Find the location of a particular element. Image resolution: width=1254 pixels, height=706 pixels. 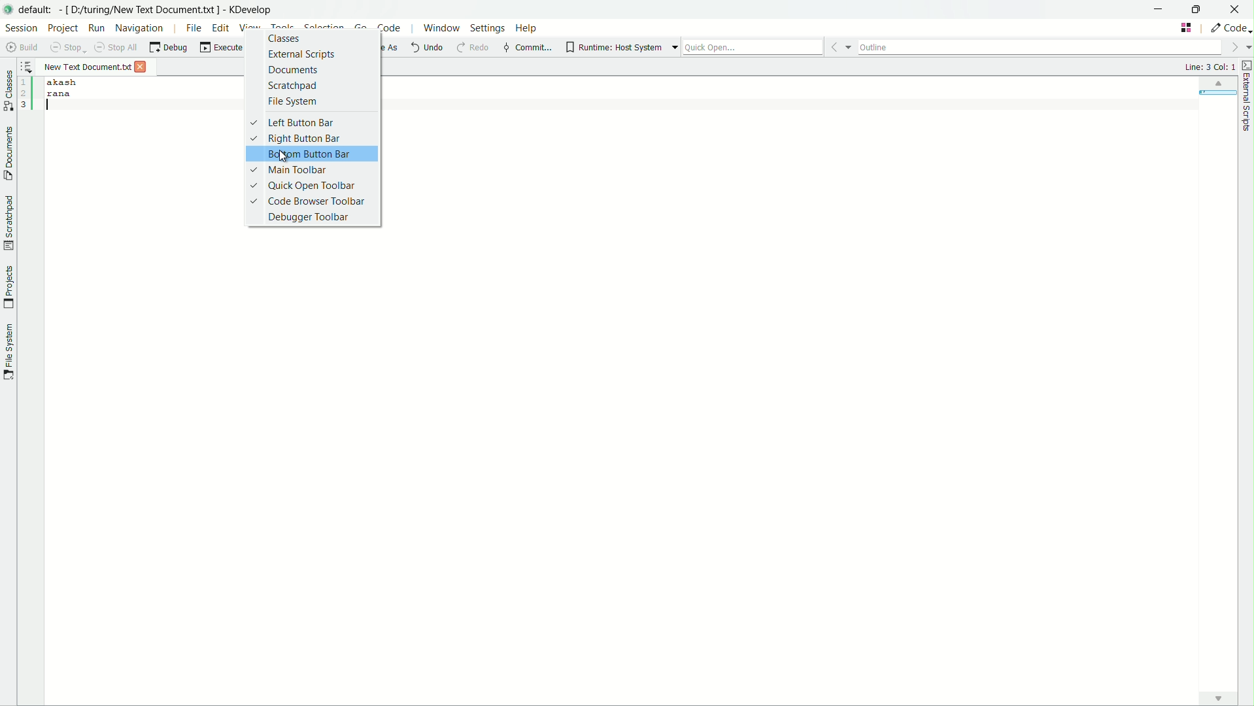

close file is located at coordinates (141, 67).